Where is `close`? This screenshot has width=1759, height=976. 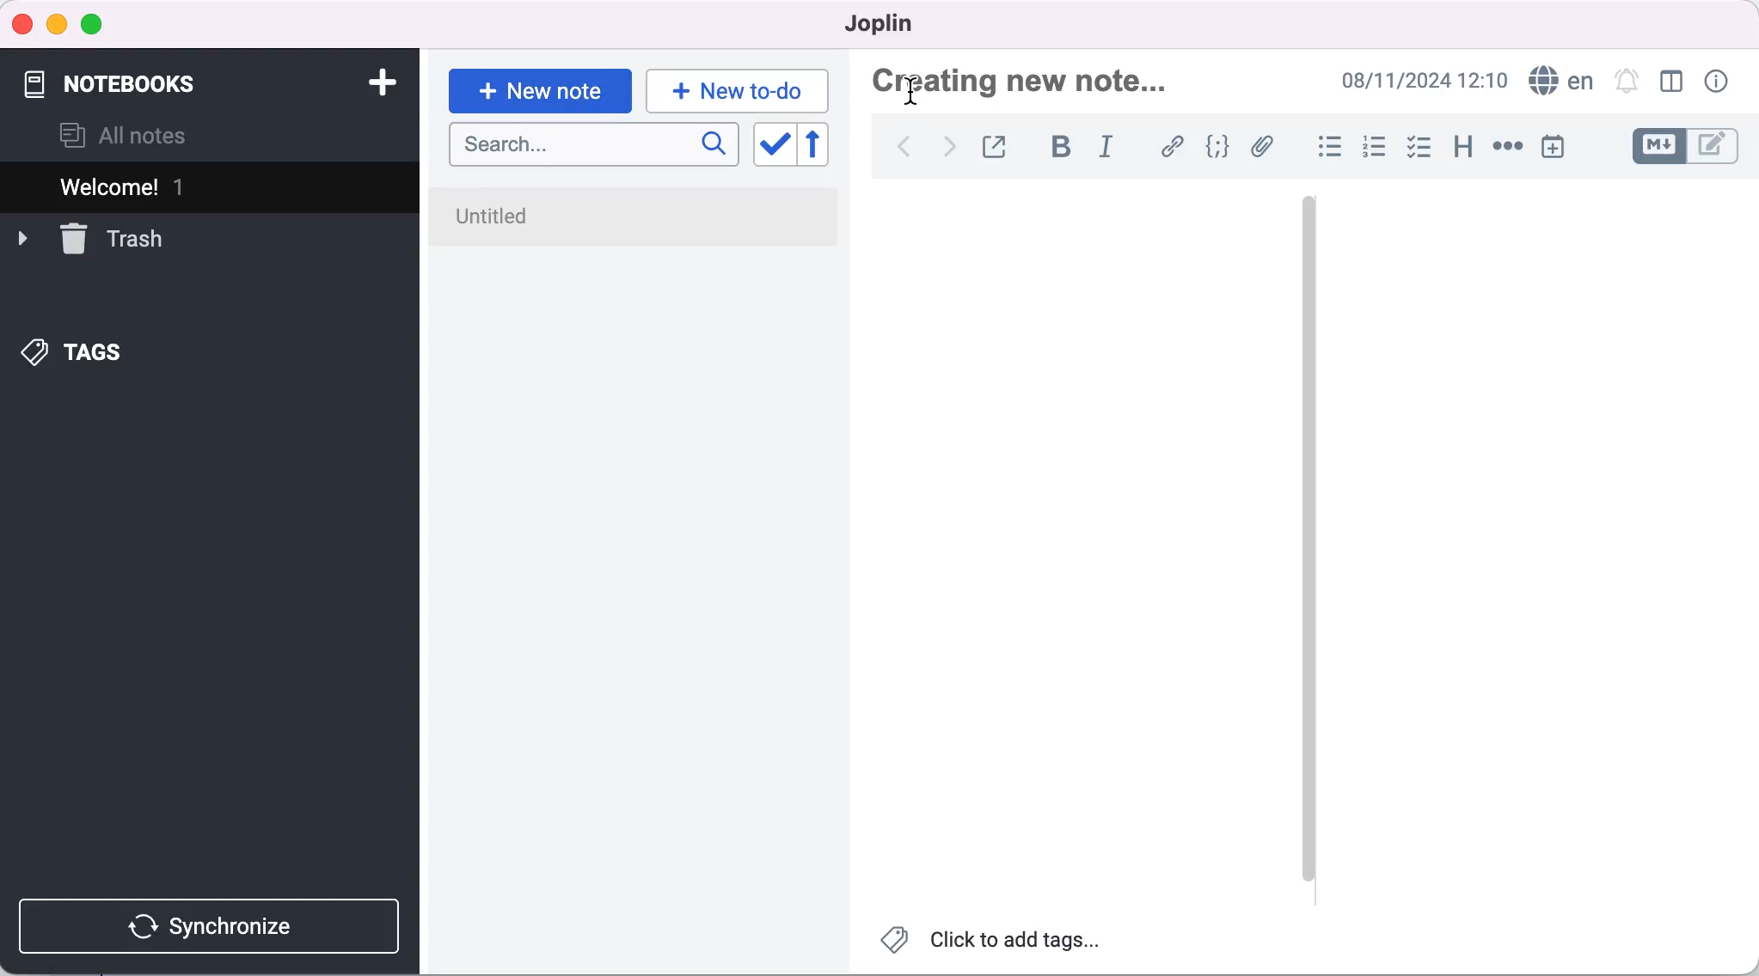 close is located at coordinates (22, 22).